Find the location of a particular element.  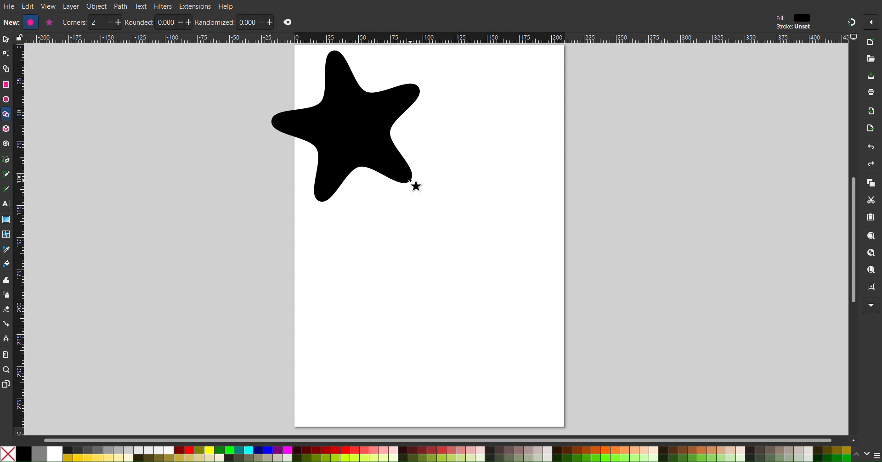

randomized is located at coordinates (215, 22).